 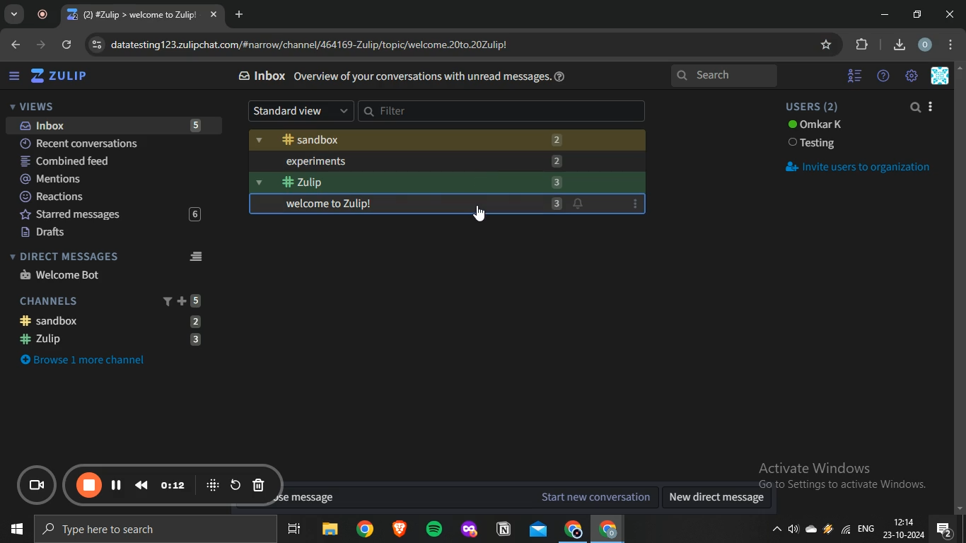 I want to click on sandbox, so click(x=117, y=320).